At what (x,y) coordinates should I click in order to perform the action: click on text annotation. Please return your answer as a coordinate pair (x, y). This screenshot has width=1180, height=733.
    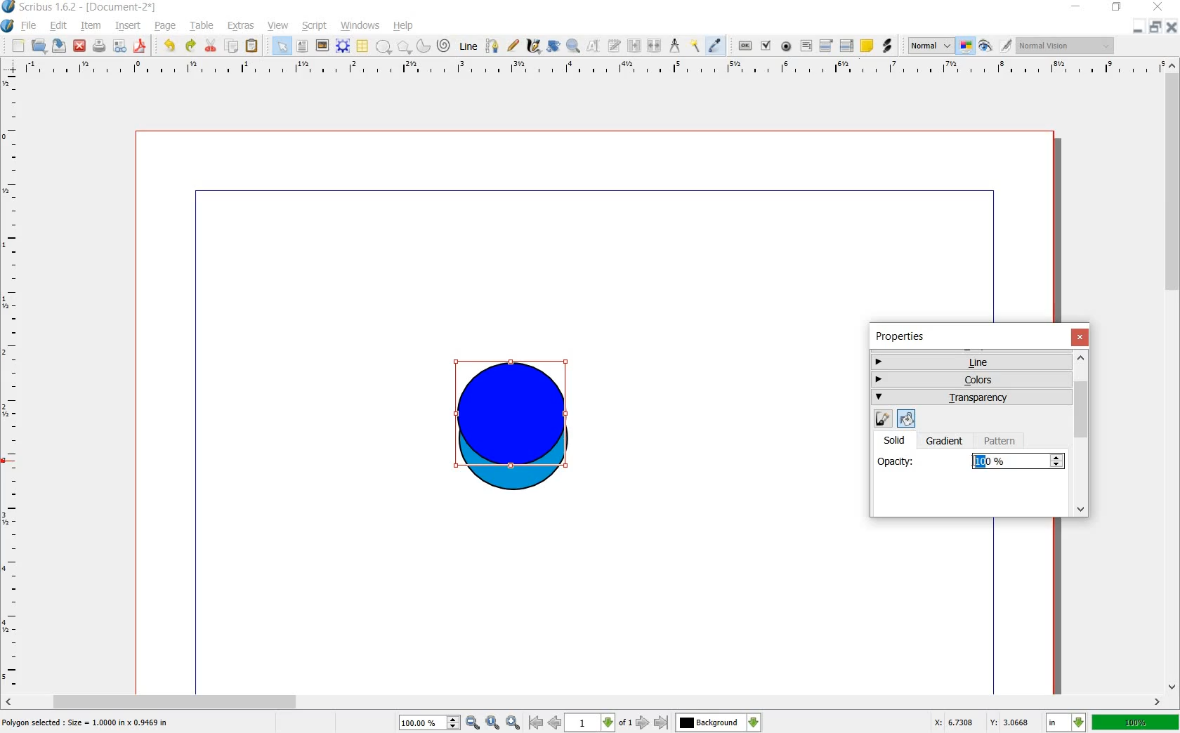
    Looking at the image, I should click on (868, 46).